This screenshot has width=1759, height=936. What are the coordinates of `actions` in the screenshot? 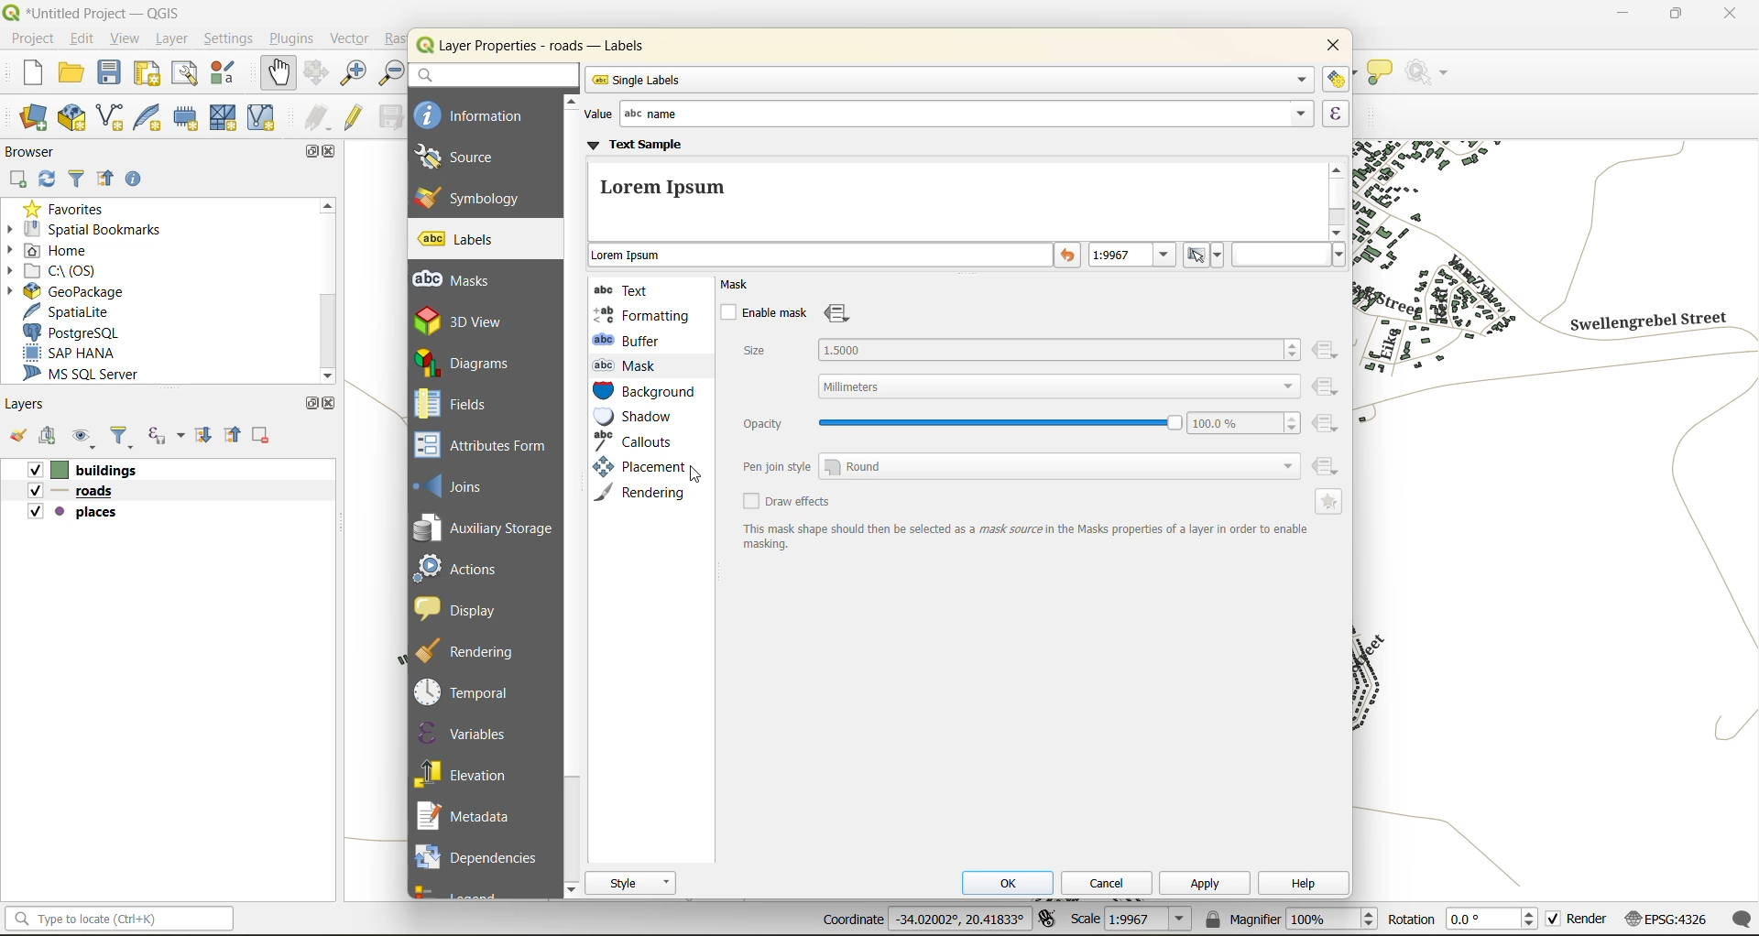 It's located at (468, 568).